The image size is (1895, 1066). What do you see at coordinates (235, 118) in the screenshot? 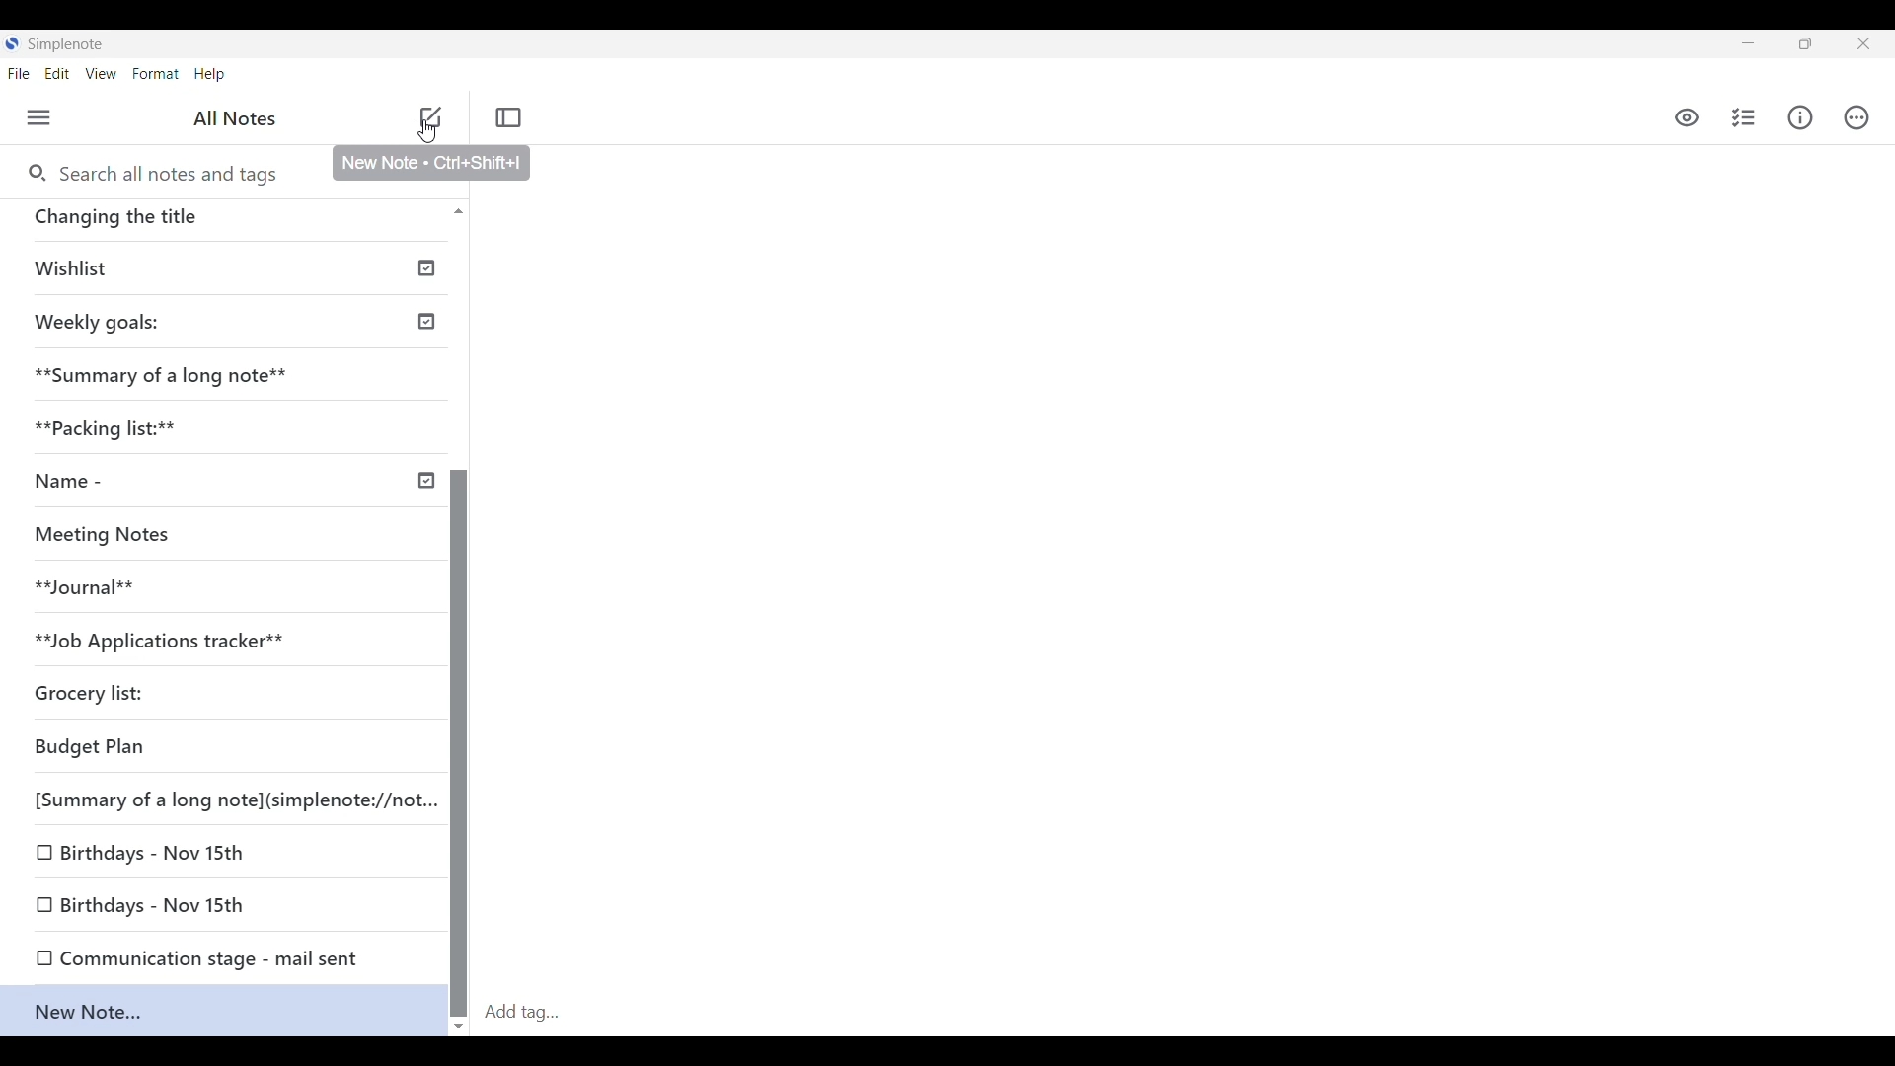
I see `All notes` at bounding box center [235, 118].